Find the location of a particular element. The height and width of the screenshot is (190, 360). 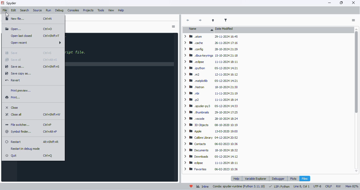

save copy as is located at coordinates (18, 74).